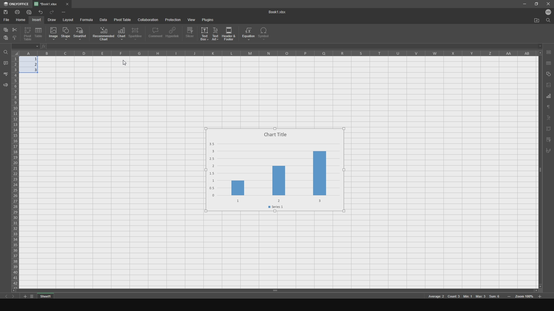 Image resolution: width=554 pixels, height=311 pixels. Describe the element at coordinates (5, 29) in the screenshot. I see `copy` at that location.